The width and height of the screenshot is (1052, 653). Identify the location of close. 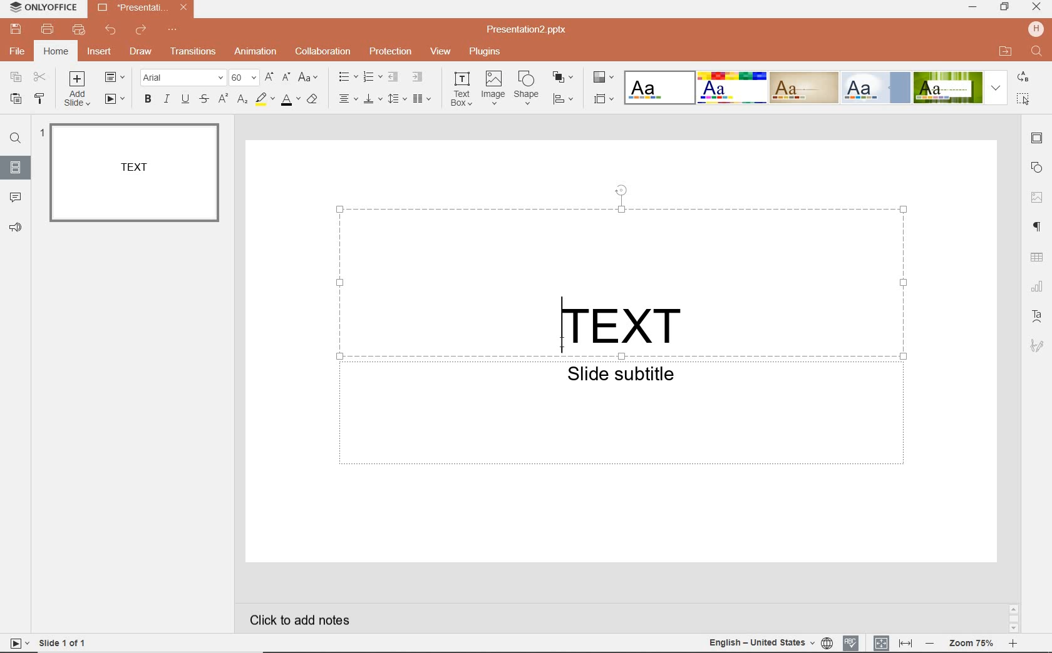
(183, 8).